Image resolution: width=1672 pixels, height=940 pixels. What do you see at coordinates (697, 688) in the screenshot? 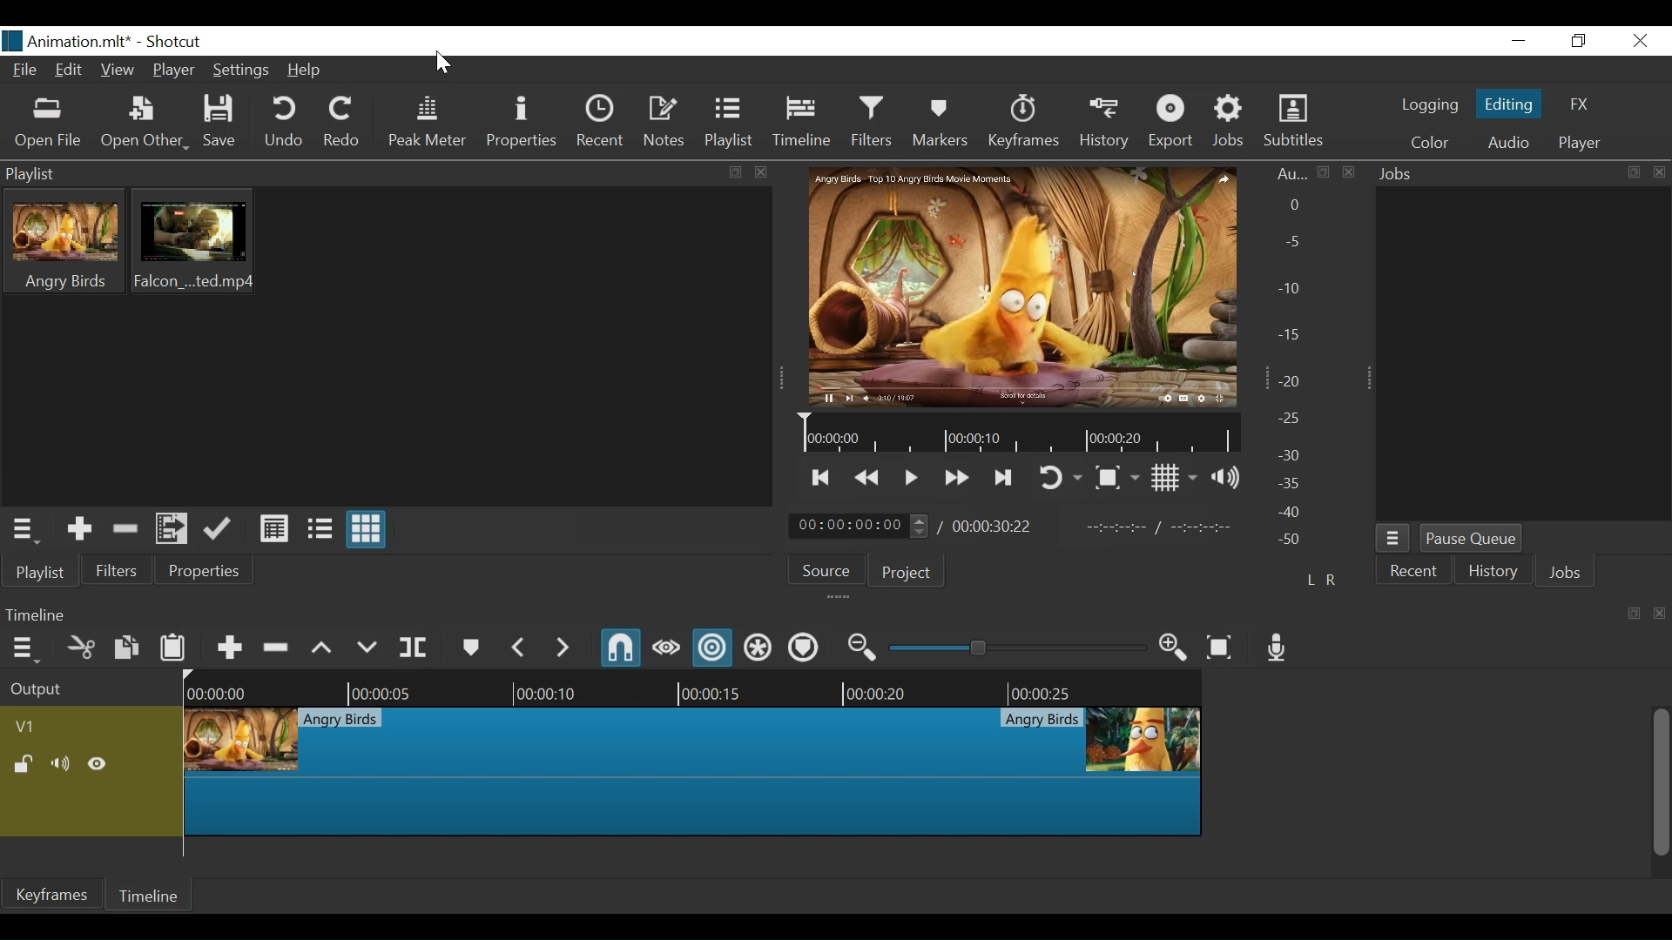
I see `Timeline` at bounding box center [697, 688].